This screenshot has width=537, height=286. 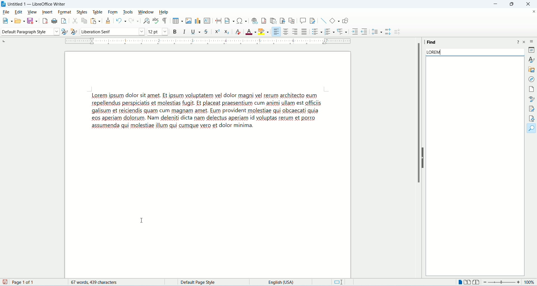 I want to click on insert special character, so click(x=242, y=21).